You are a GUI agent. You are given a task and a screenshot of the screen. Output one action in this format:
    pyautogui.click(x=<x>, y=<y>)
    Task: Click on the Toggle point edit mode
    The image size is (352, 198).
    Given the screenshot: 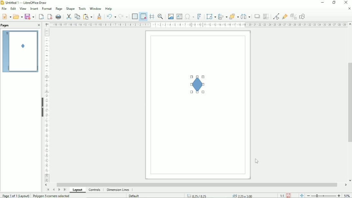 What is the action you would take?
    pyautogui.click(x=275, y=16)
    